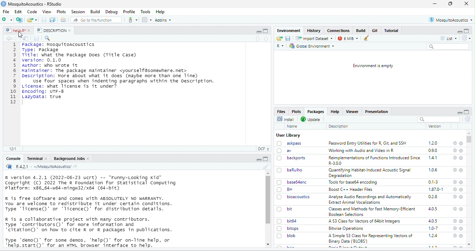 This screenshot has width=475, height=251. Describe the element at coordinates (258, 31) in the screenshot. I see `maximize` at that location.